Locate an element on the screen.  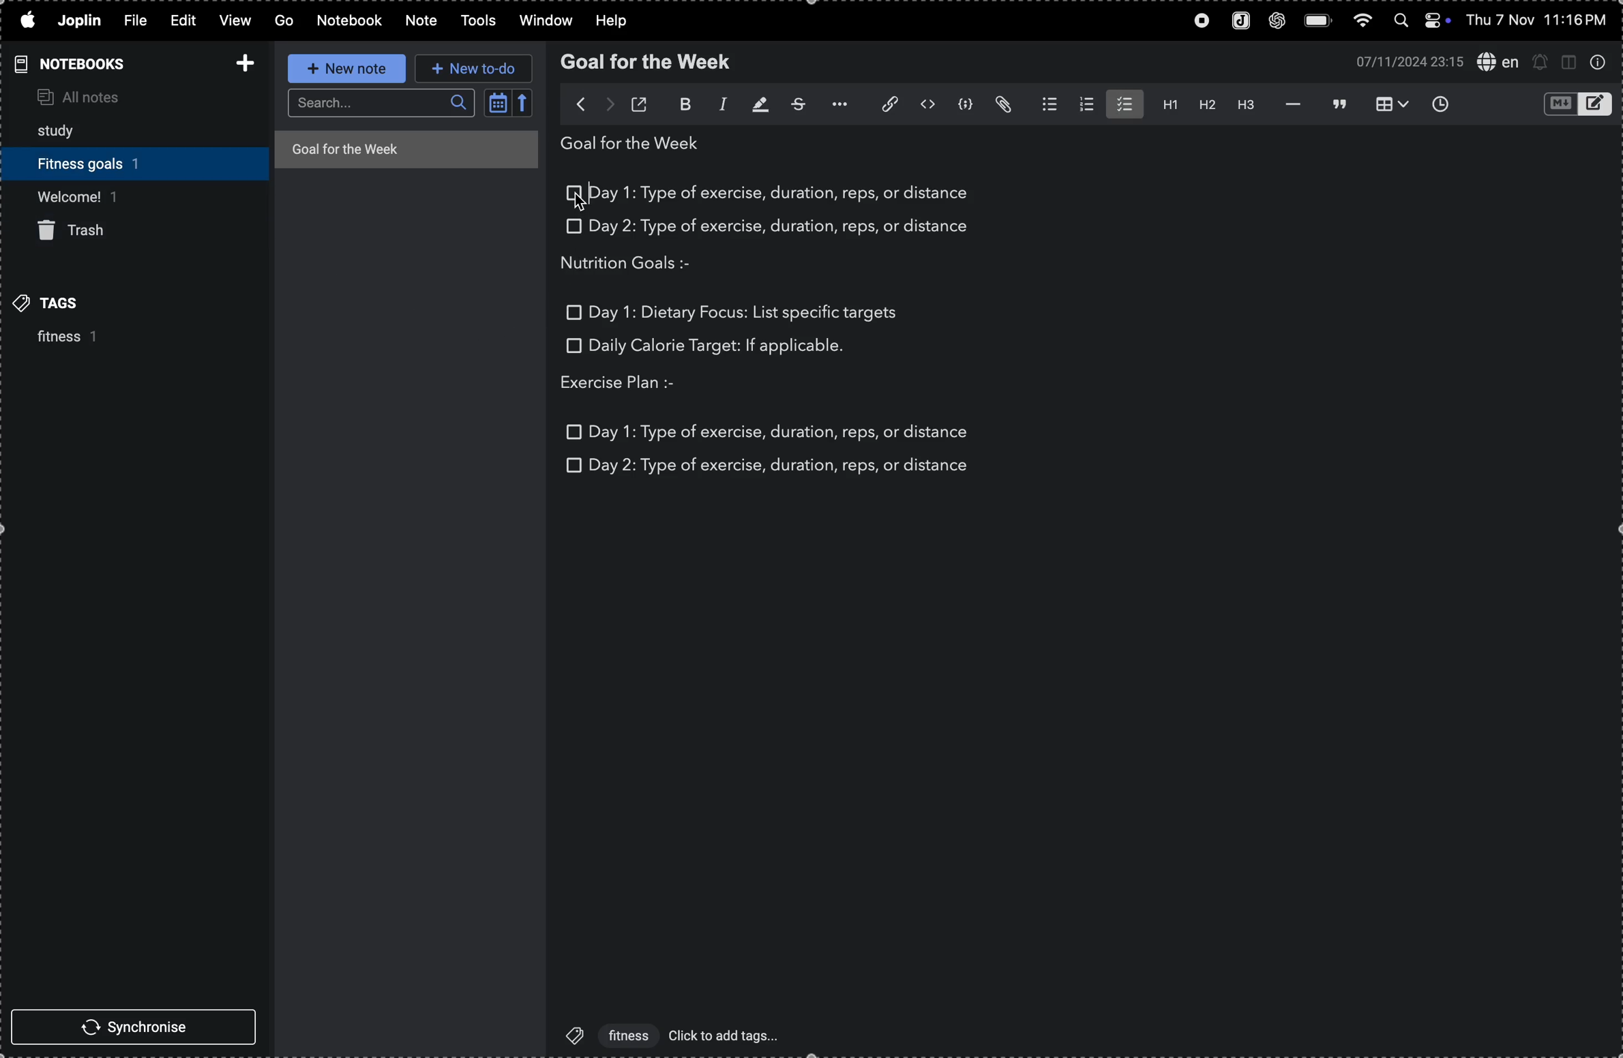
nutrition goals :- is located at coordinates (638, 262).